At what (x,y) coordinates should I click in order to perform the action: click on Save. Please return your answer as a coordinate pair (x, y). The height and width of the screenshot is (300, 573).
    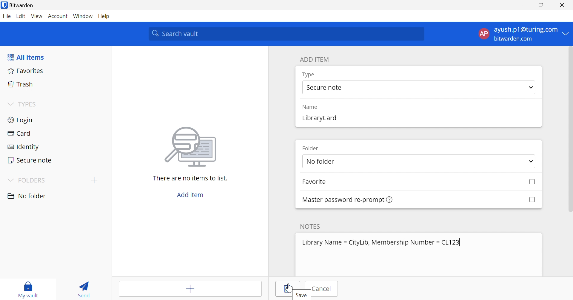
    Looking at the image, I should click on (305, 296).